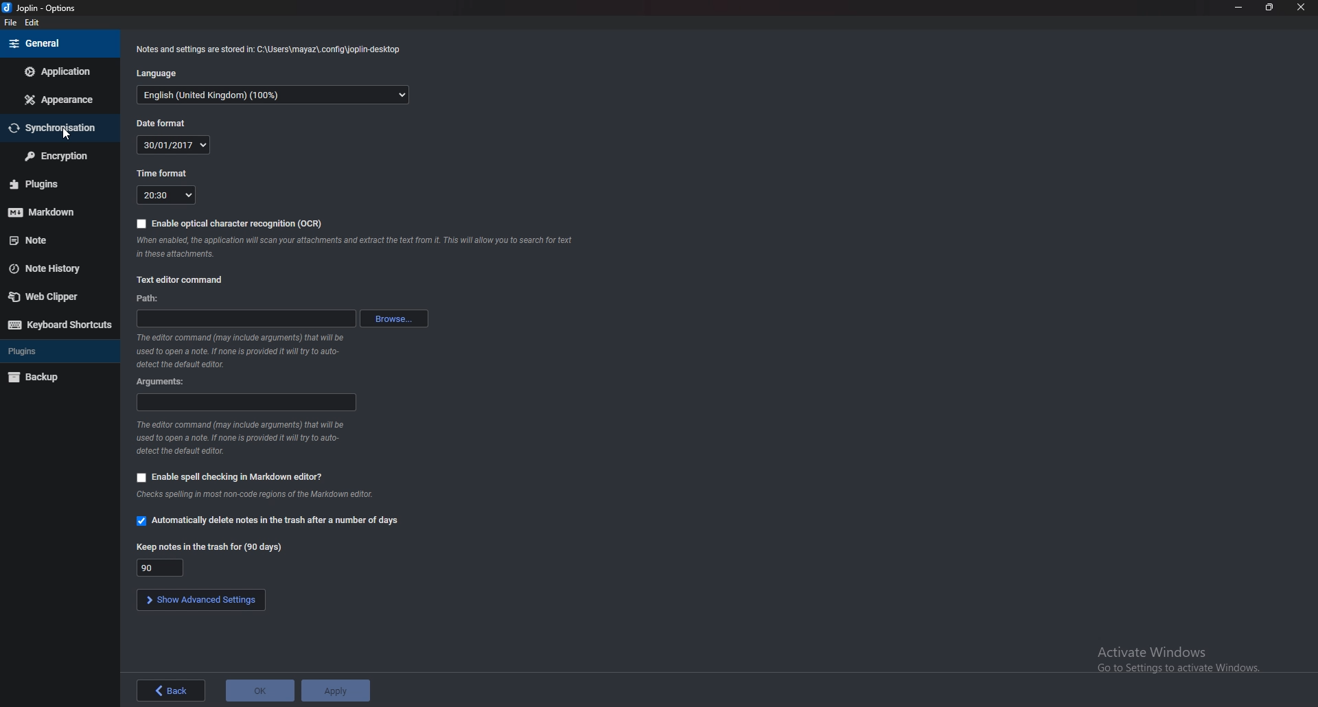 Image resolution: width=1318 pixels, height=707 pixels. I want to click on text editor command, so click(187, 280).